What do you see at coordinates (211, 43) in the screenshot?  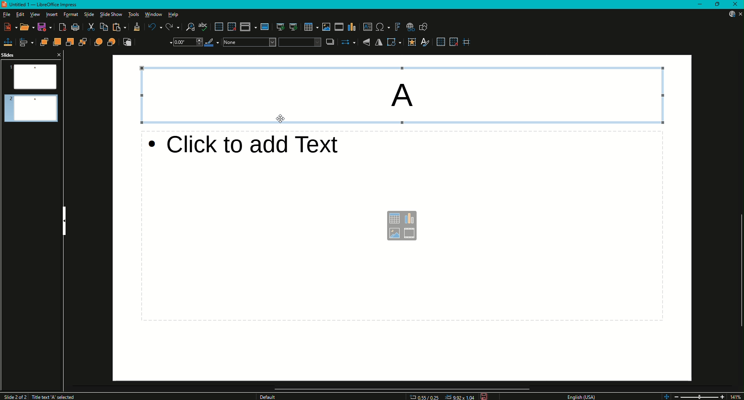 I see `Line Color` at bounding box center [211, 43].